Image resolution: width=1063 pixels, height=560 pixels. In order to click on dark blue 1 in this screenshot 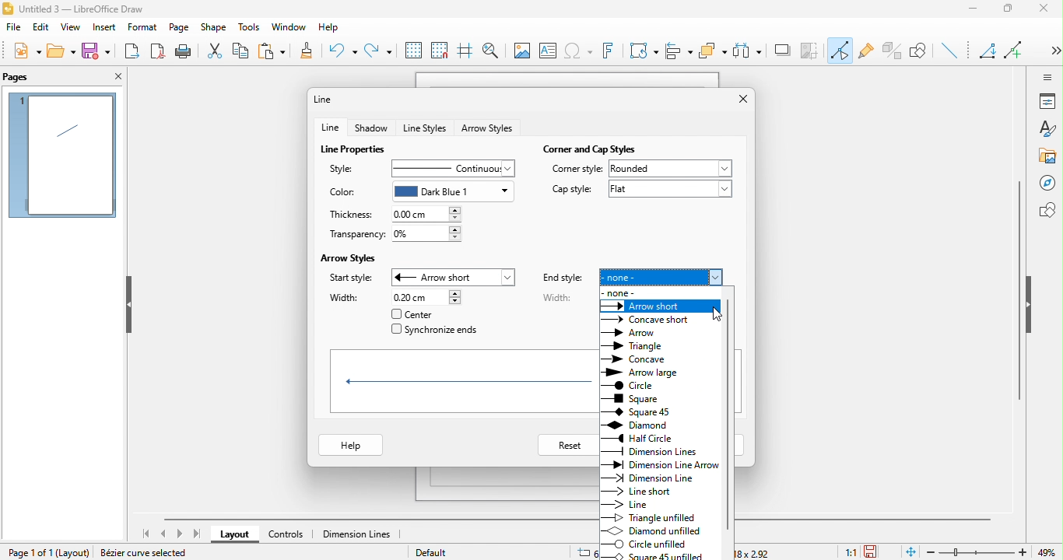, I will do `click(454, 191)`.